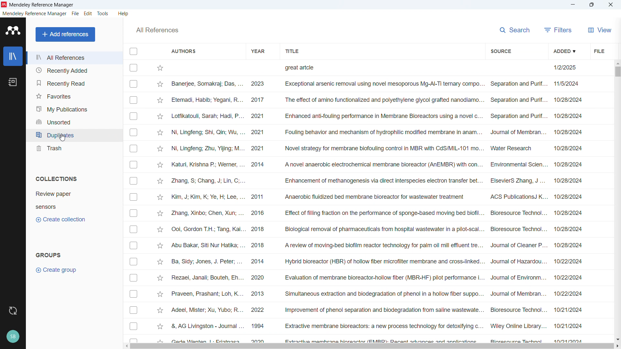  I want to click on maximise , so click(593, 5).